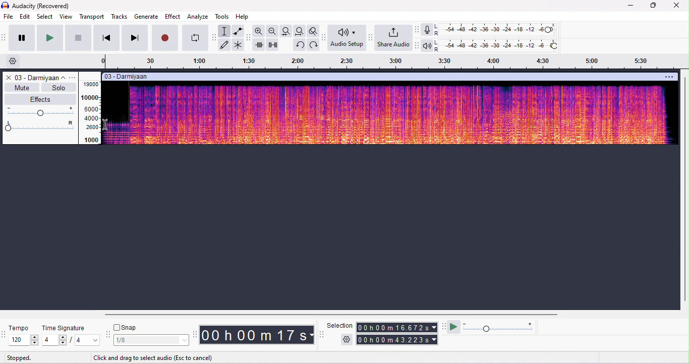 The image size is (689, 364). I want to click on cursor, so click(106, 125).